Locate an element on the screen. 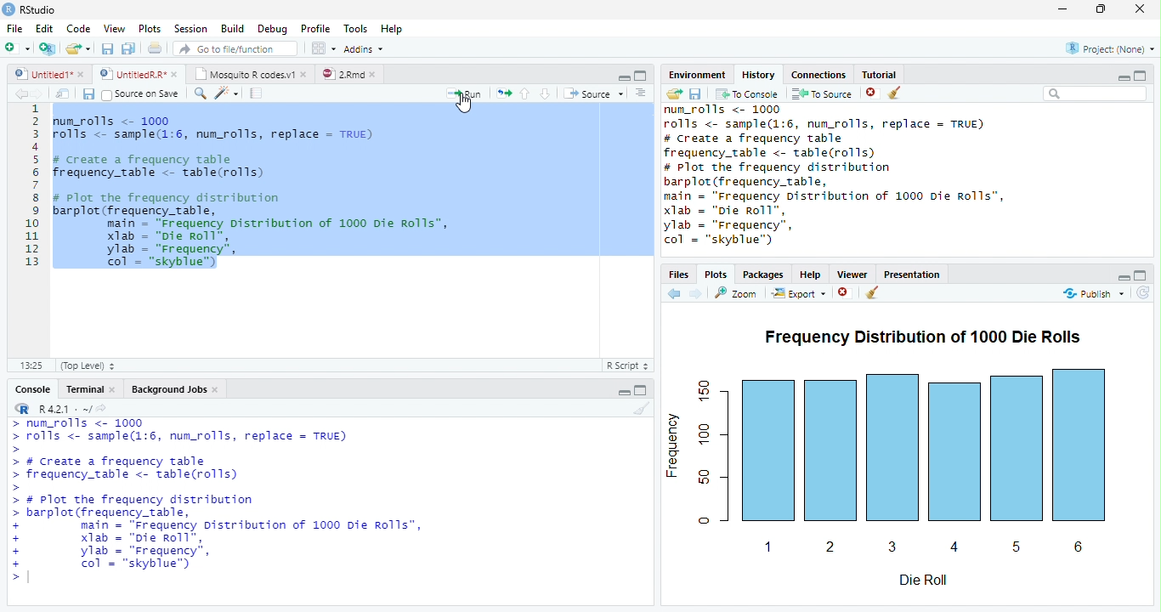  Re run previous code region is located at coordinates (502, 94).